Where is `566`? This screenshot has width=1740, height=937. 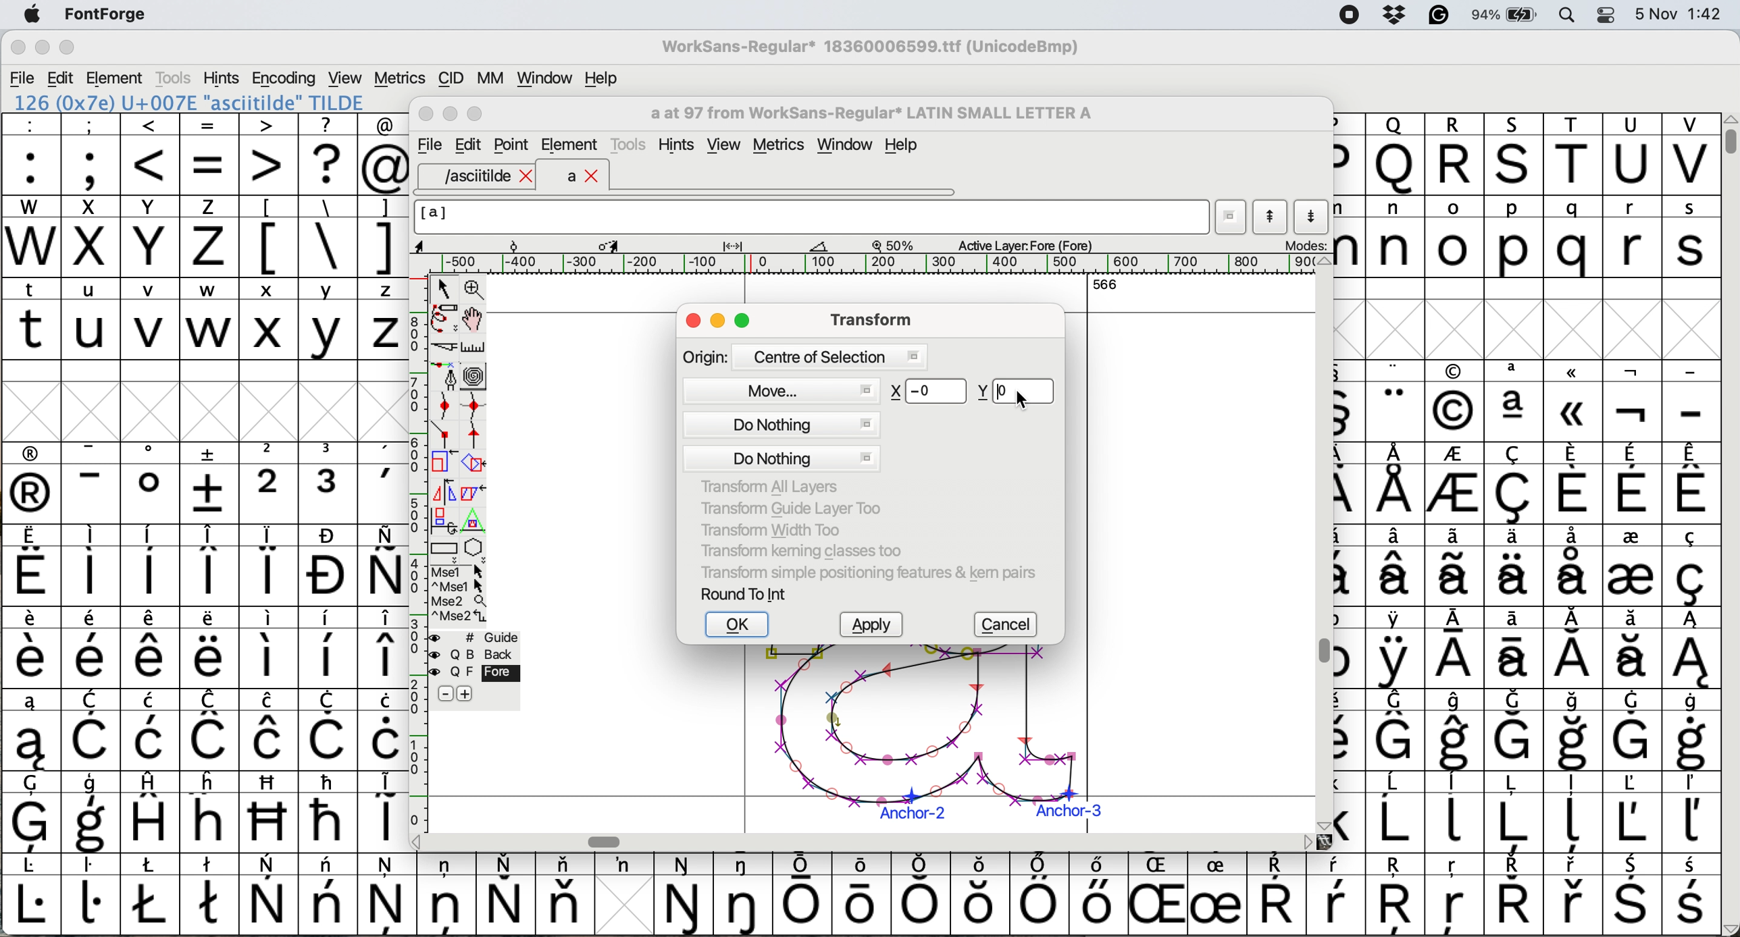
566 is located at coordinates (1105, 284).